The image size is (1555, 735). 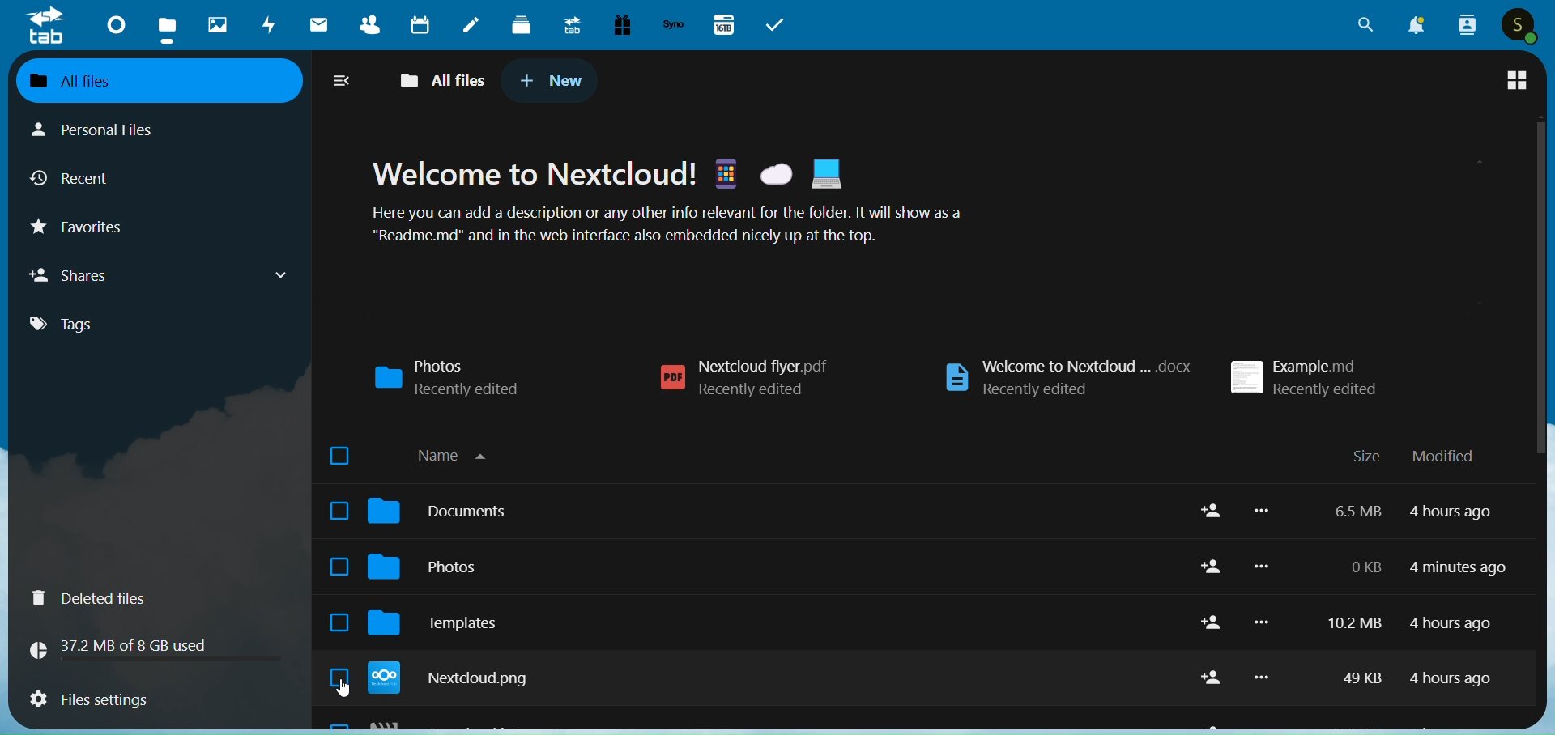 What do you see at coordinates (520, 27) in the screenshot?
I see `deck` at bounding box center [520, 27].